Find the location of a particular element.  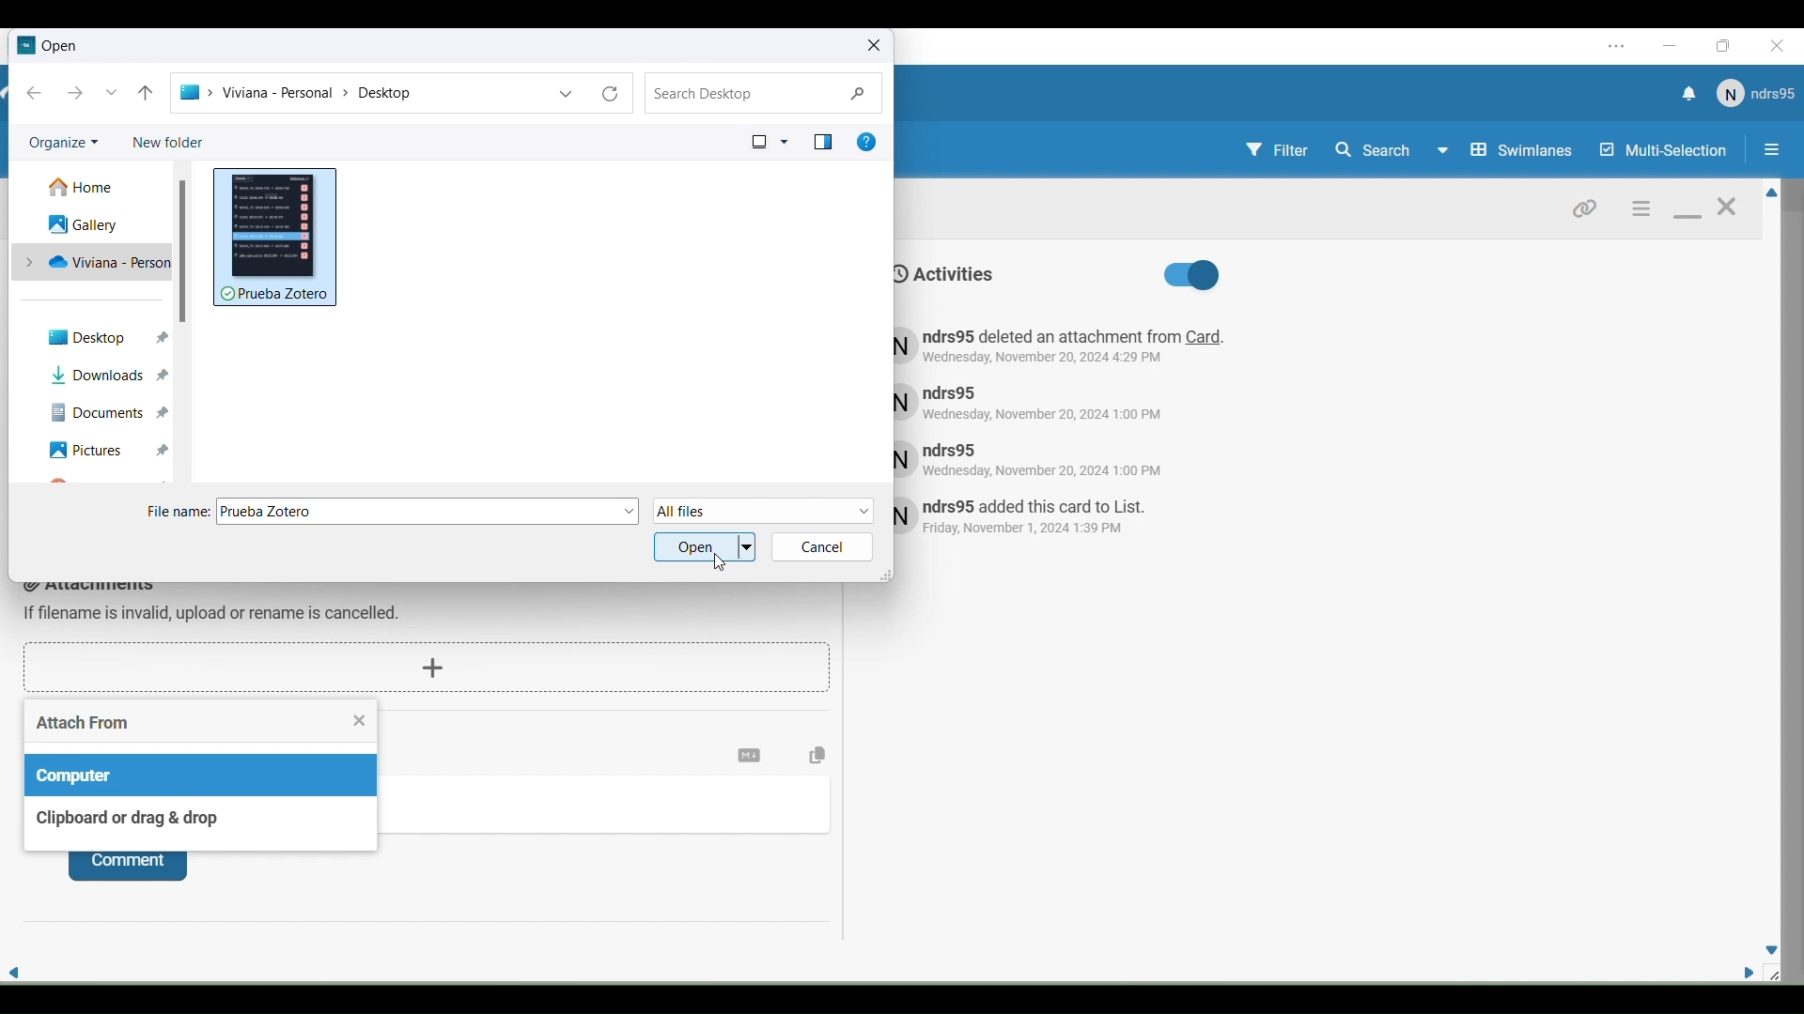

Text is located at coordinates (179, 513).